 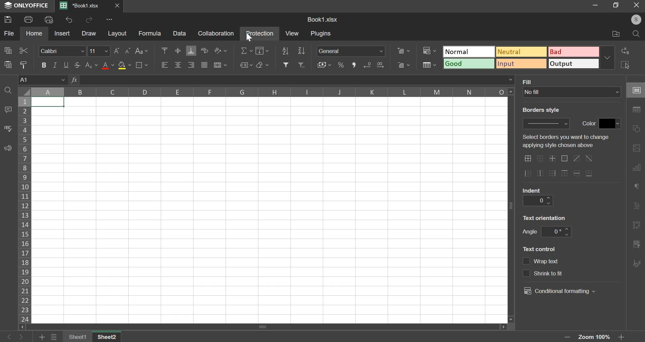 I want to click on accounting style, so click(x=324, y=65).